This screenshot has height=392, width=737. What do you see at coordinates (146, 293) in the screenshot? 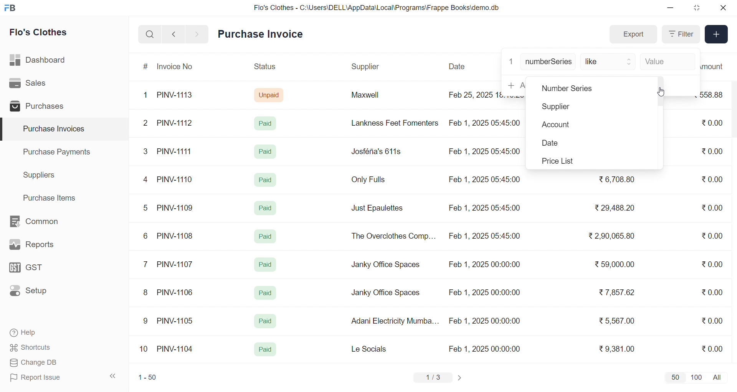
I see `8` at bounding box center [146, 293].